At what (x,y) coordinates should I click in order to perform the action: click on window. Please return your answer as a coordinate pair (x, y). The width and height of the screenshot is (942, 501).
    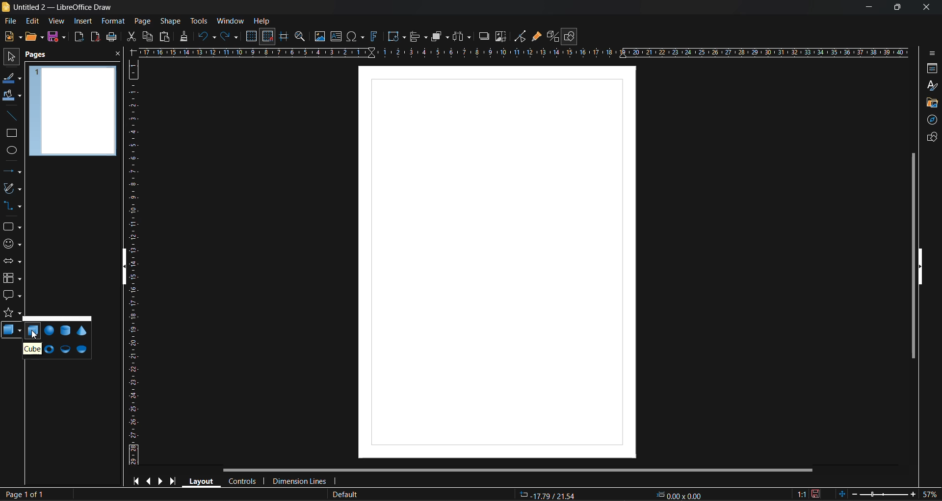
    Looking at the image, I should click on (230, 21).